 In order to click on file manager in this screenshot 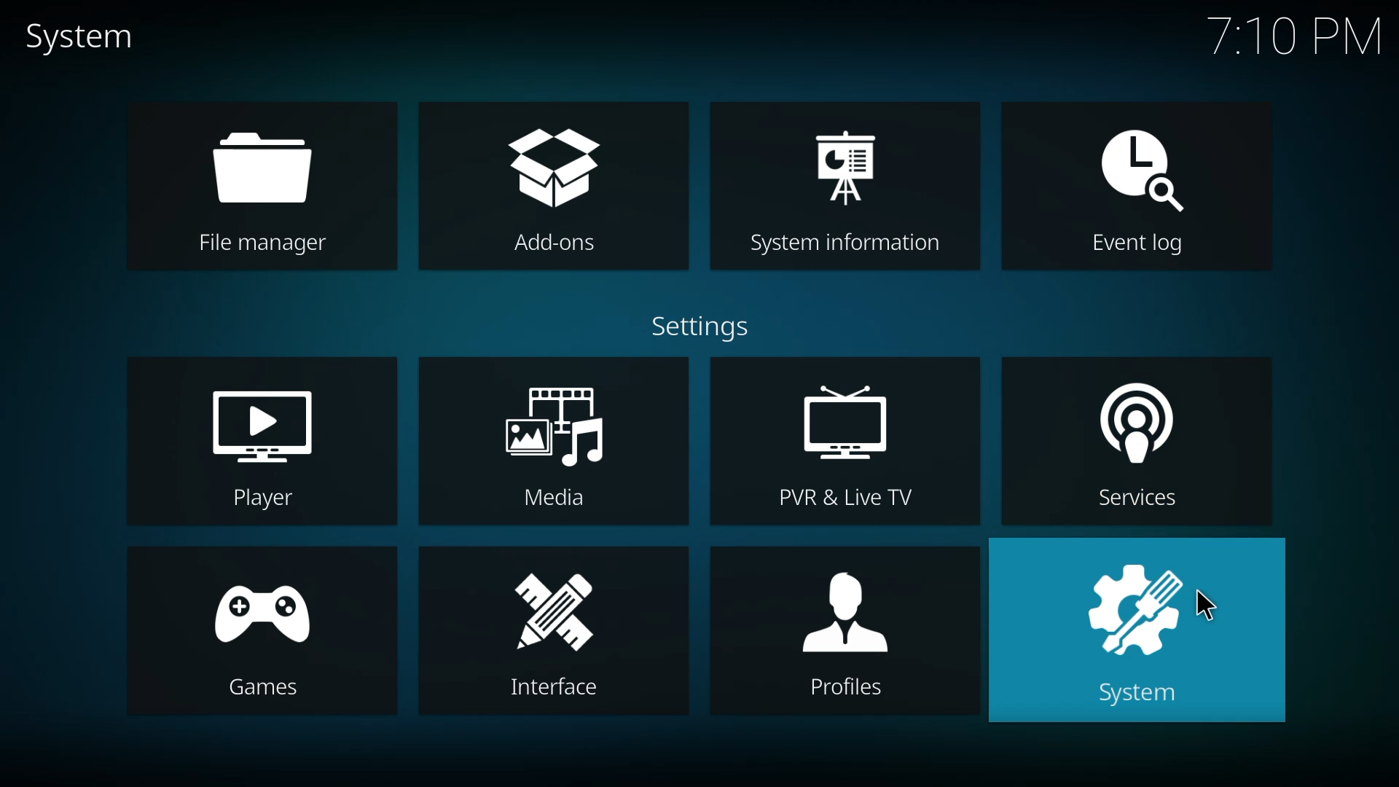, I will do `click(267, 189)`.